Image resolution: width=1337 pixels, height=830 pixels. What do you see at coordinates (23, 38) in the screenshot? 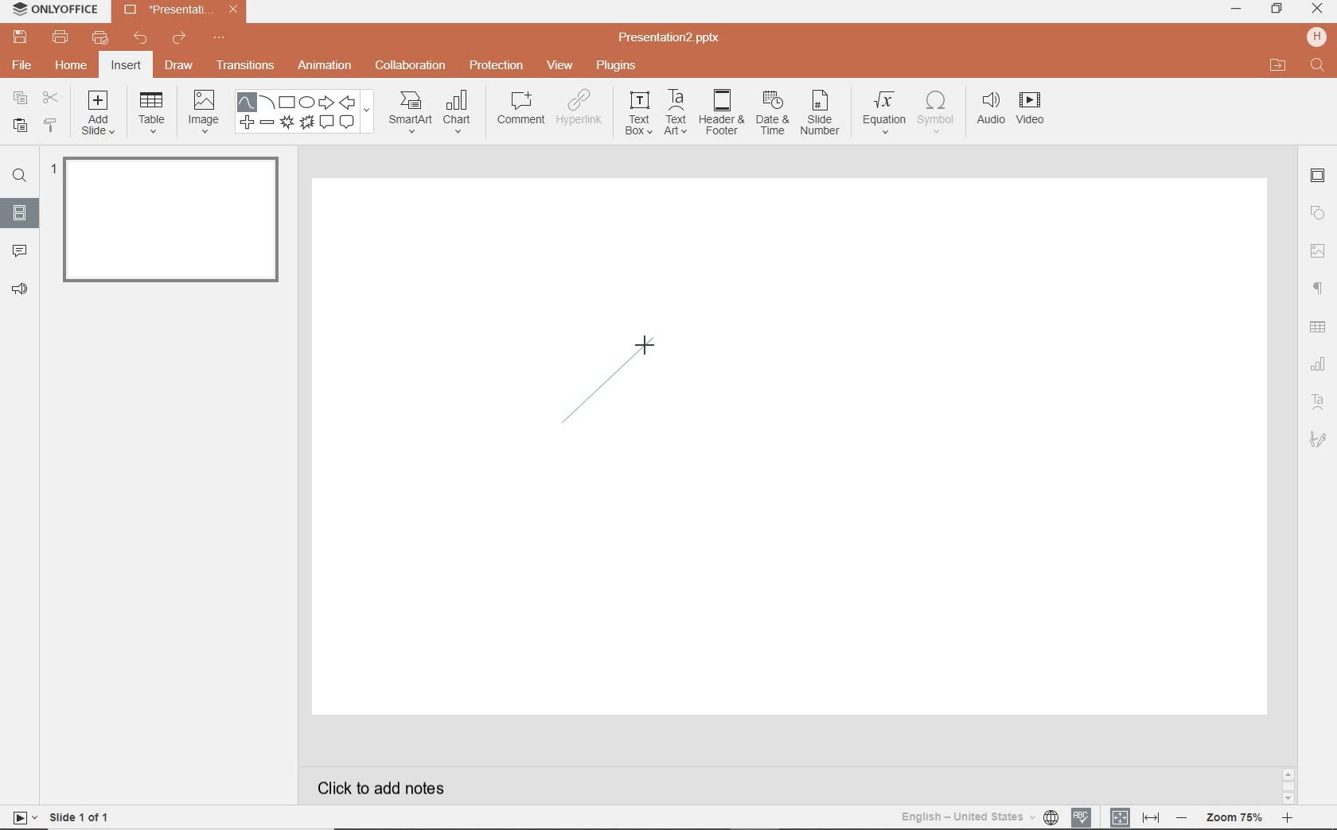
I see `SAVE` at bounding box center [23, 38].